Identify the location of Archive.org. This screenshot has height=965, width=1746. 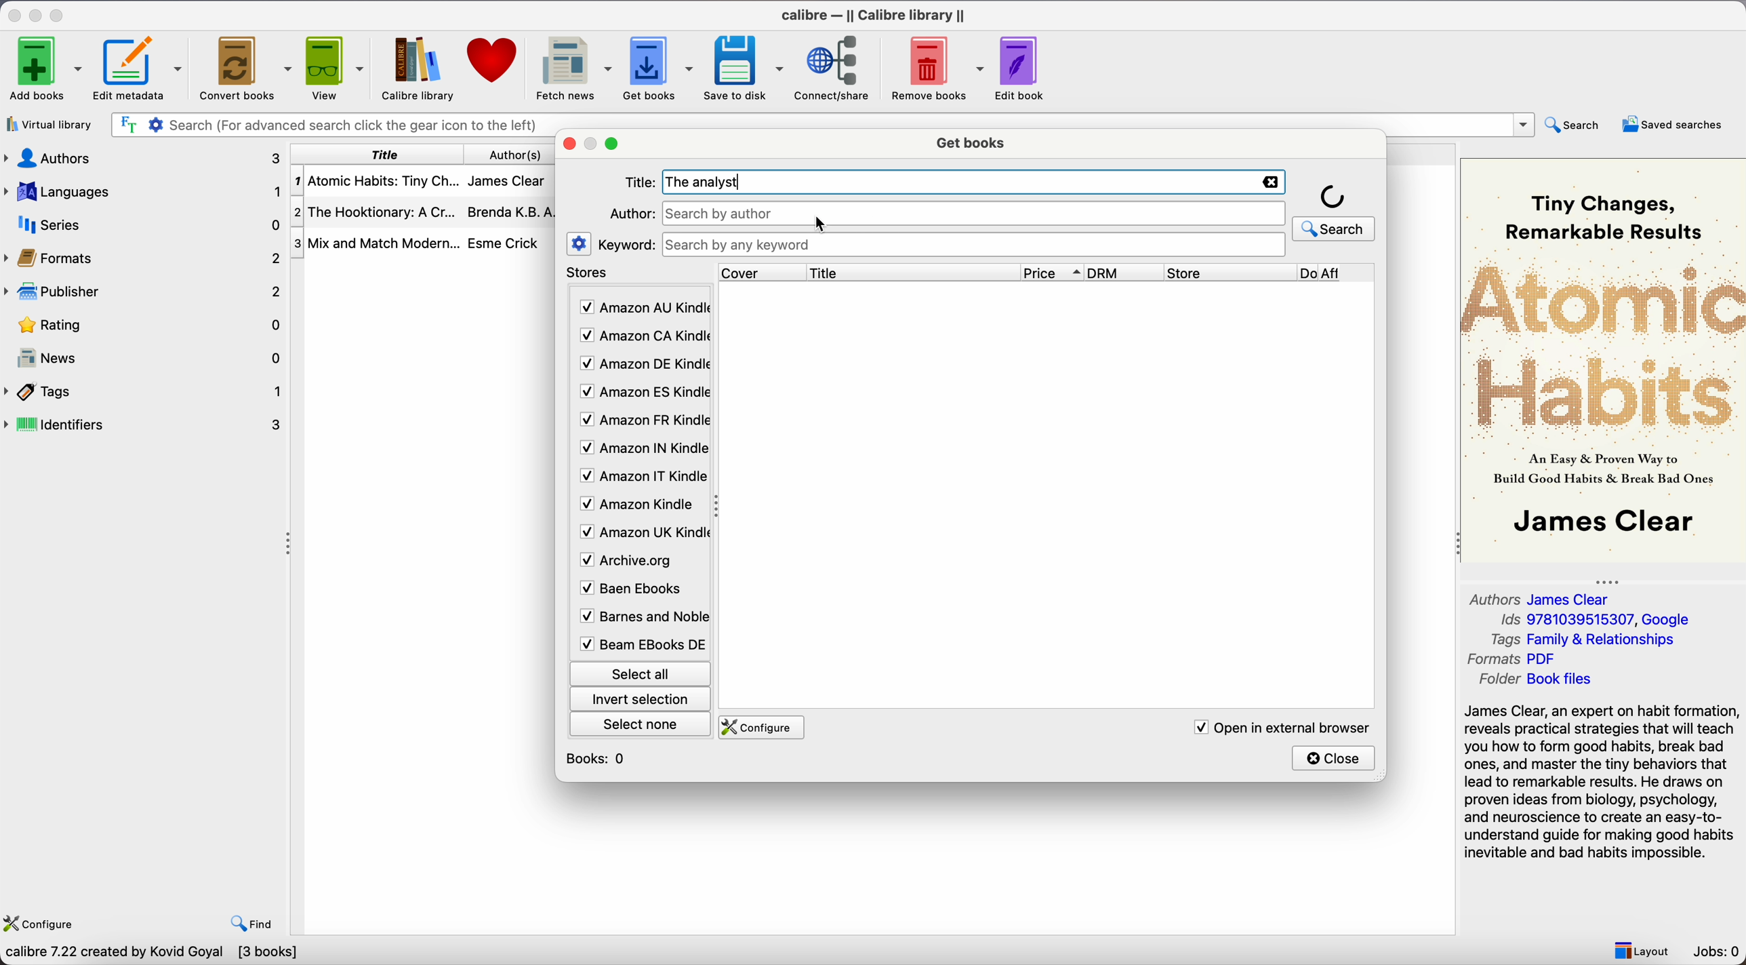
(639, 561).